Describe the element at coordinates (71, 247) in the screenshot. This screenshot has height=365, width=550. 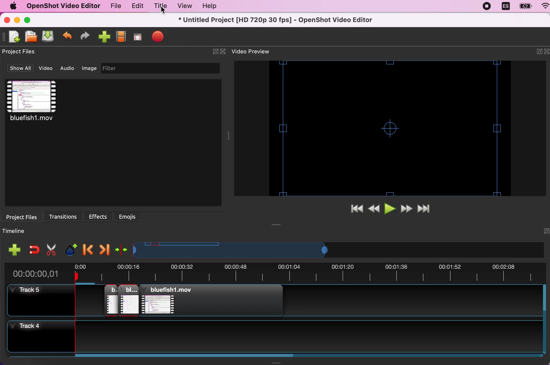
I see `add marker` at that location.